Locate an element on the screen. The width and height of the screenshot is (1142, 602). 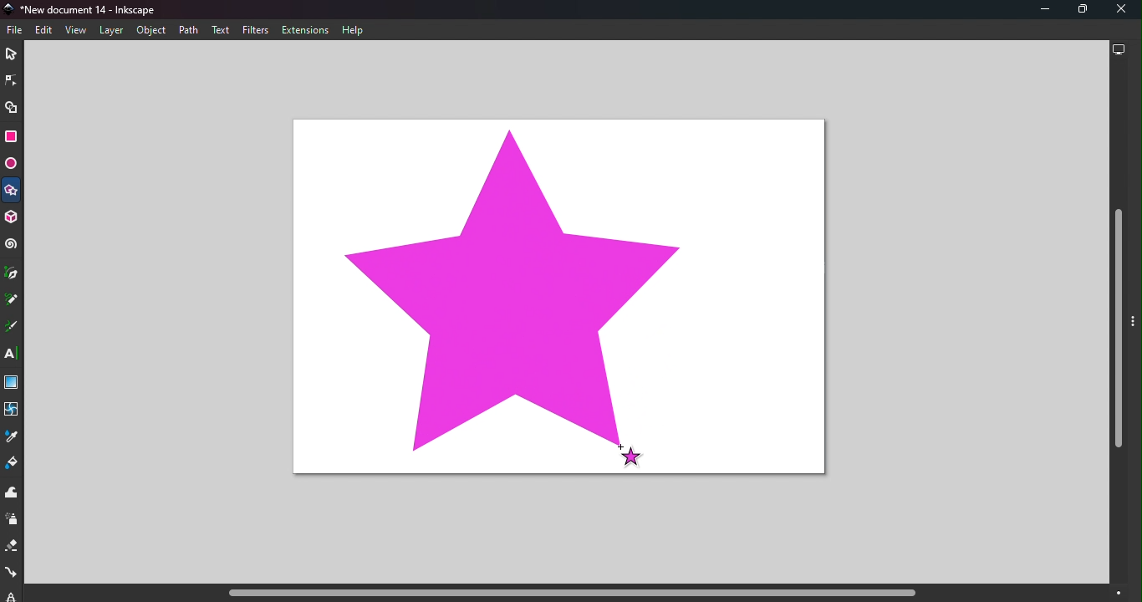
Maximize tool is located at coordinates (1078, 9).